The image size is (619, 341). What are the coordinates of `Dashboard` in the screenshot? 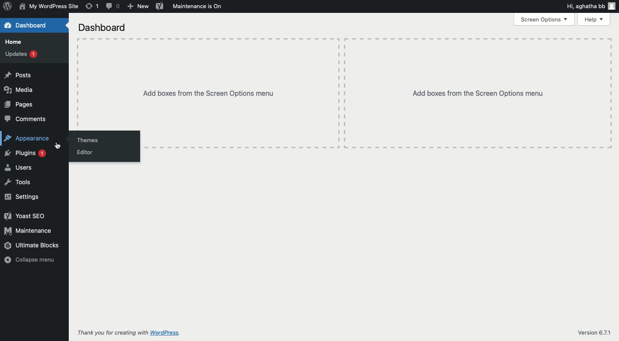 It's located at (26, 26).